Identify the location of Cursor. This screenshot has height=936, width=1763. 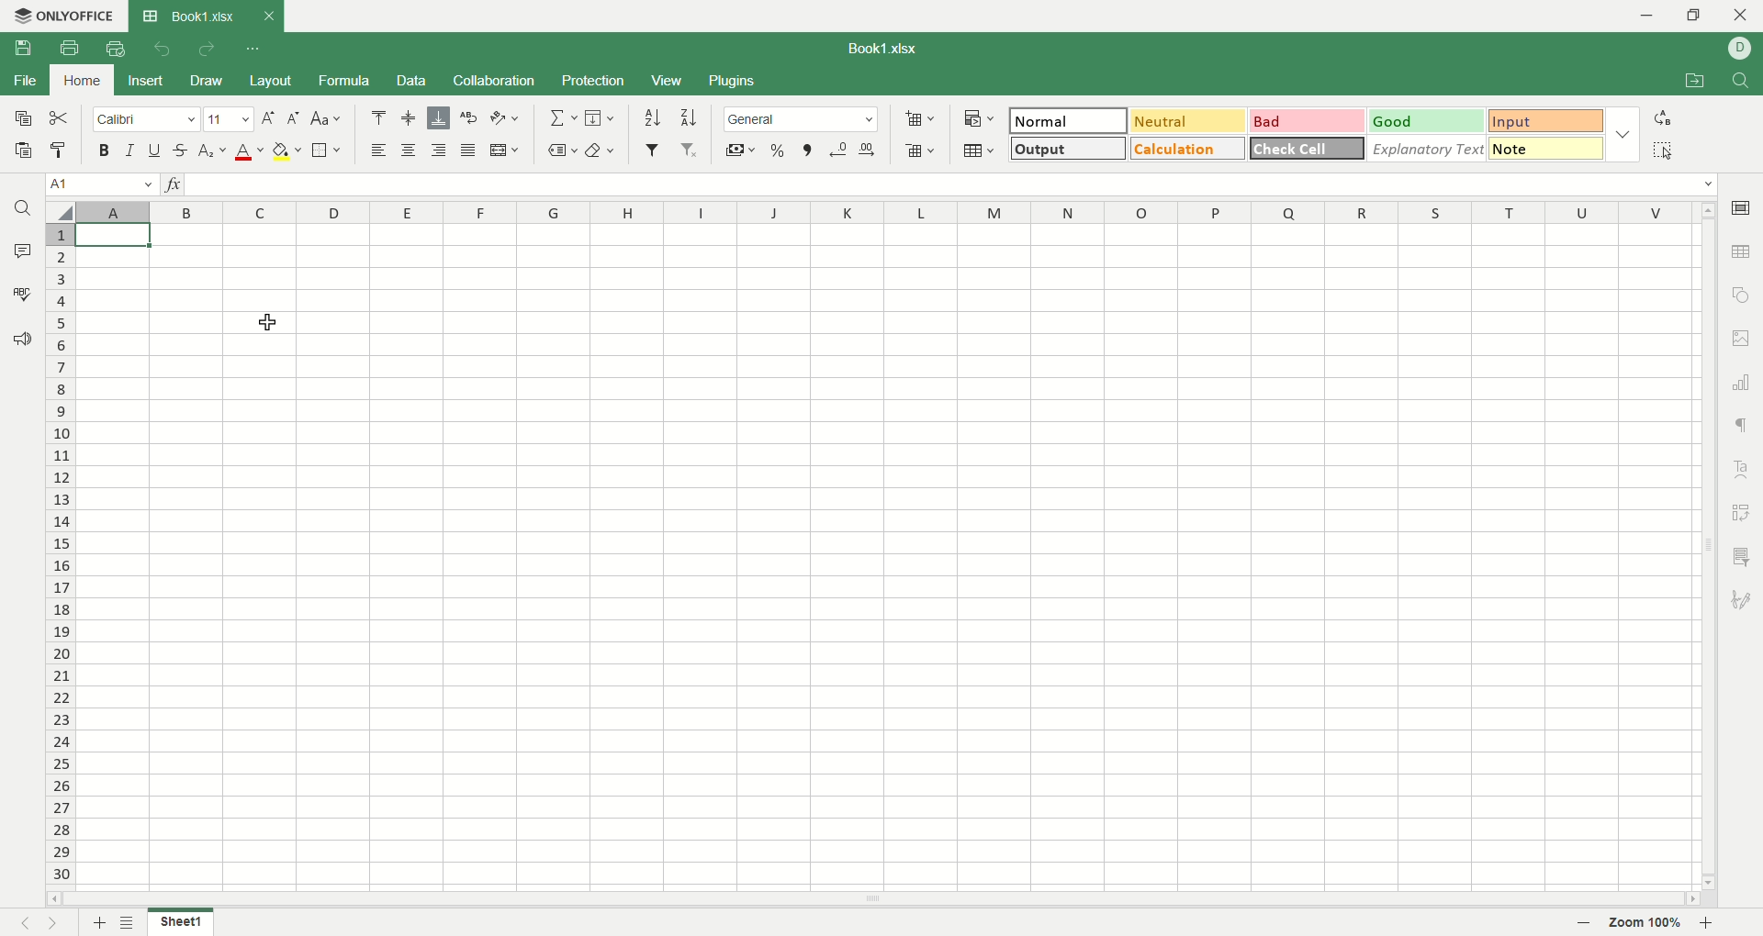
(288, 329).